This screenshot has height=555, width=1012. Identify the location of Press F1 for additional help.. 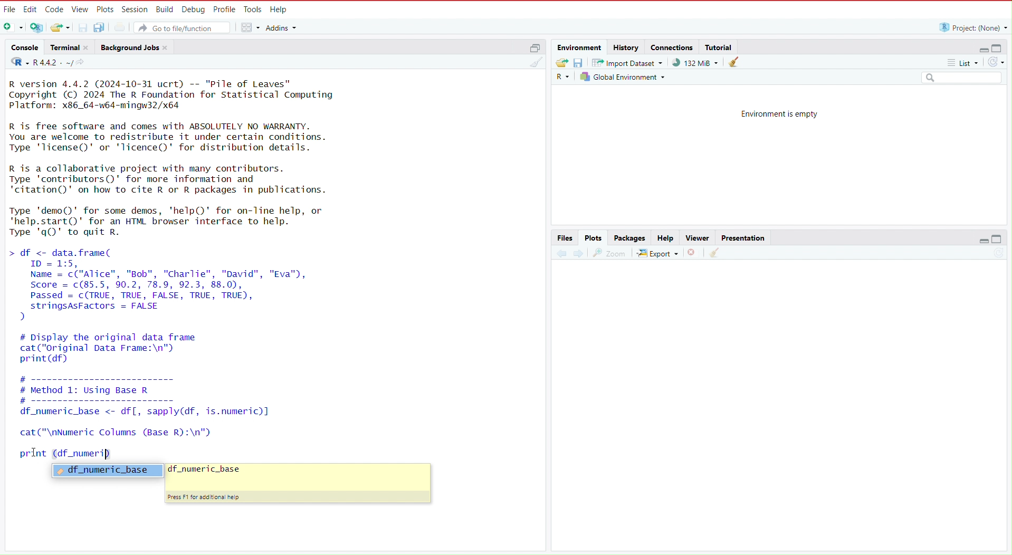
(211, 498).